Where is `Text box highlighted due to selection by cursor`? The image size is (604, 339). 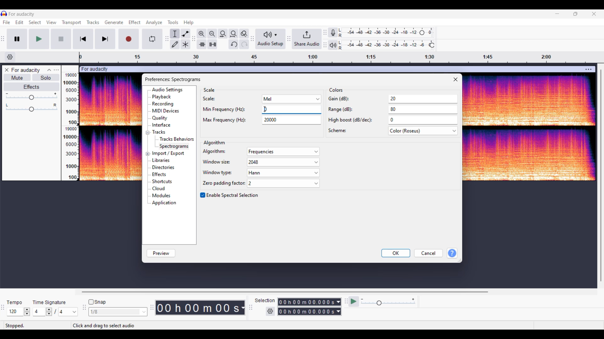 Text box highlighted due to selection by cursor is located at coordinates (262, 110).